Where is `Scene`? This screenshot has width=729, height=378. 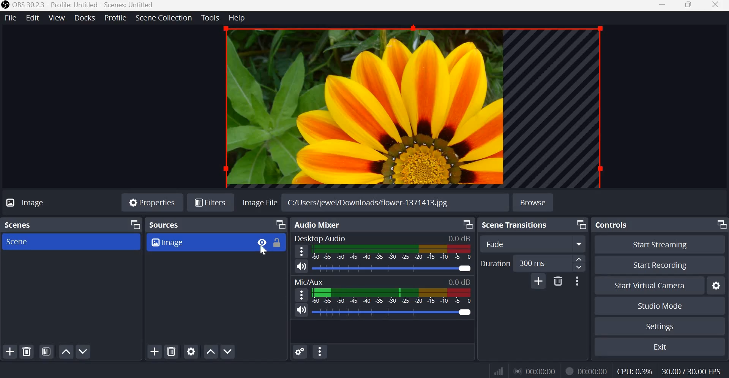 Scene is located at coordinates (19, 241).